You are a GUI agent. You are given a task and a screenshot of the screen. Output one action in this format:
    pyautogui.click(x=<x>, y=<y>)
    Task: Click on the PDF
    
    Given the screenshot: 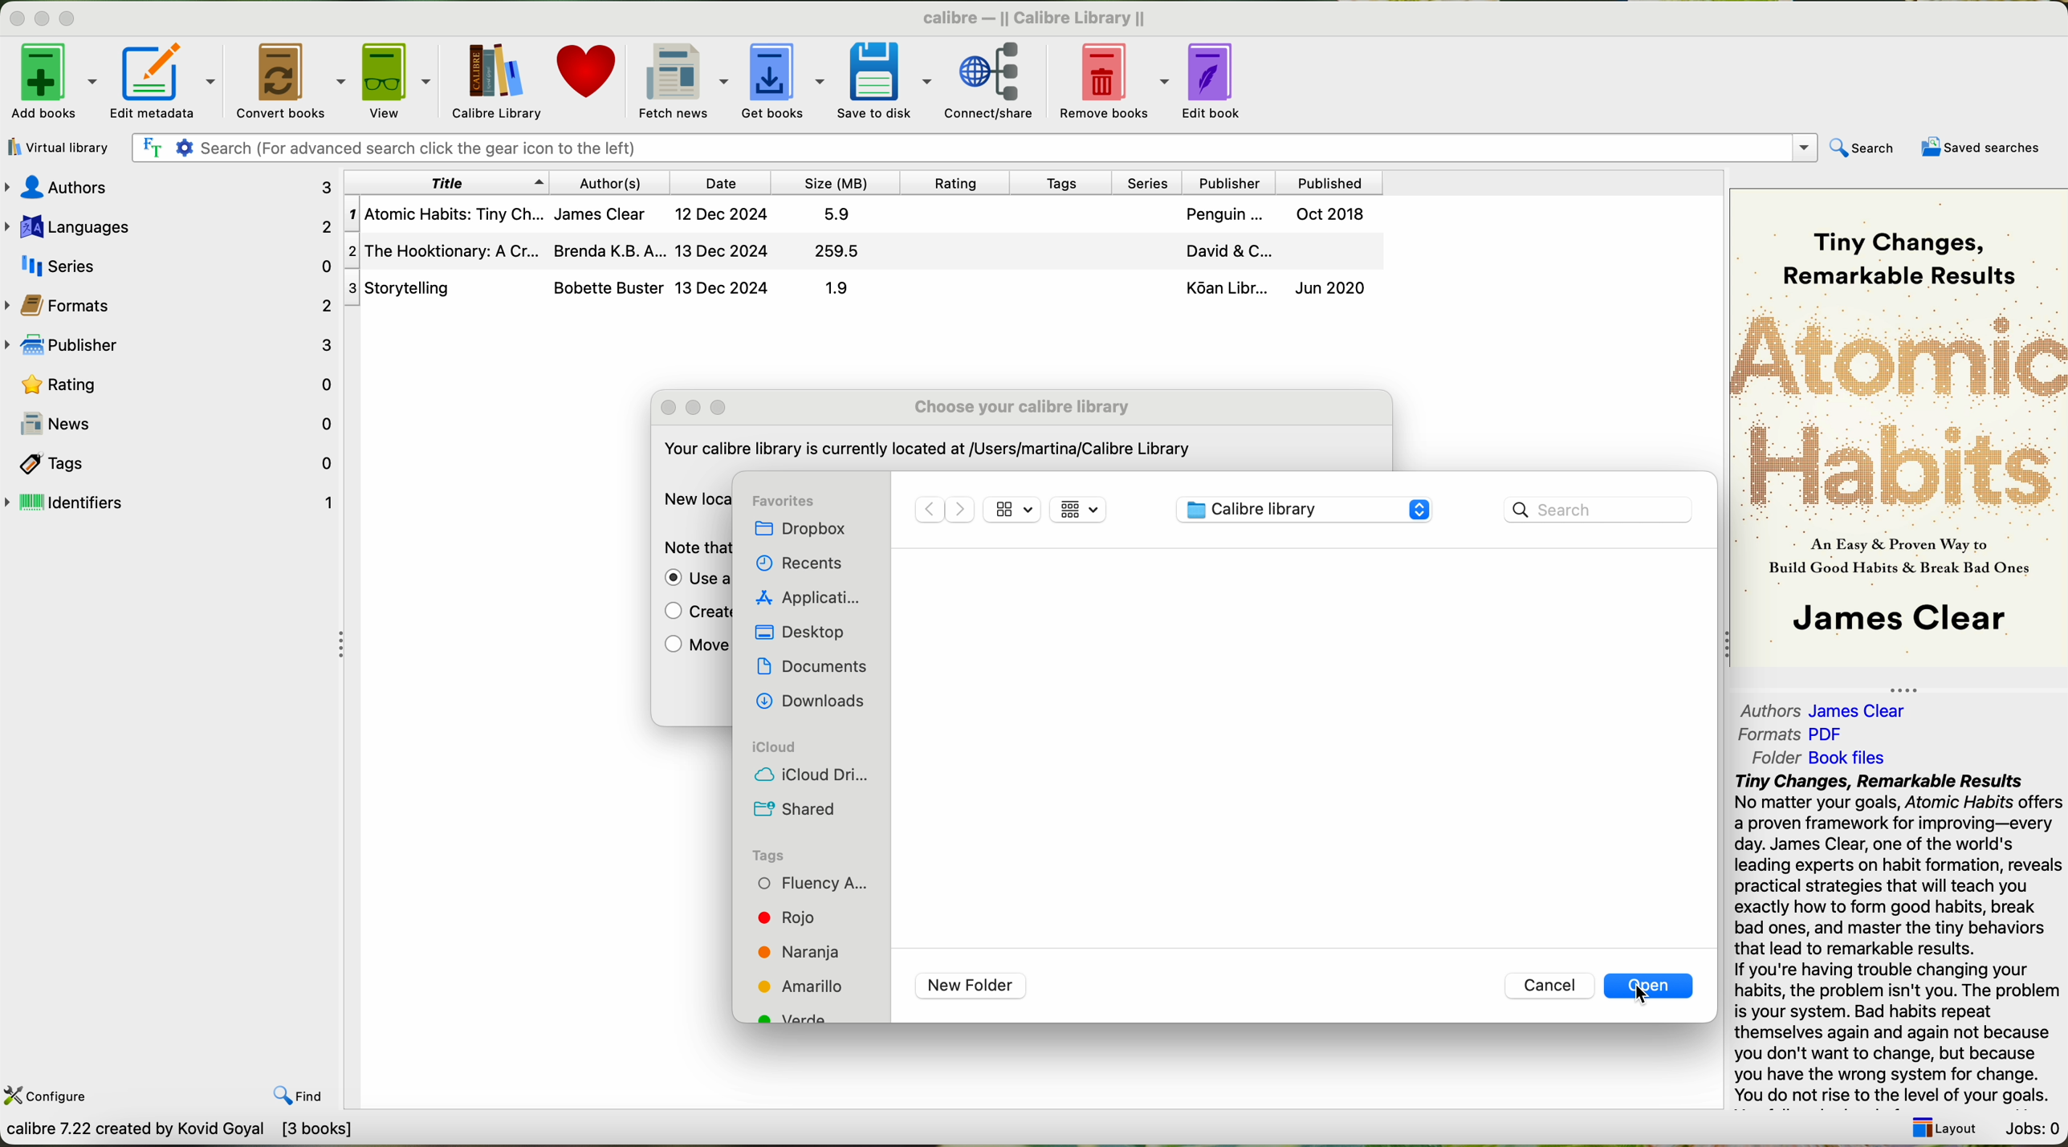 What is the action you would take?
    pyautogui.click(x=1835, y=733)
    